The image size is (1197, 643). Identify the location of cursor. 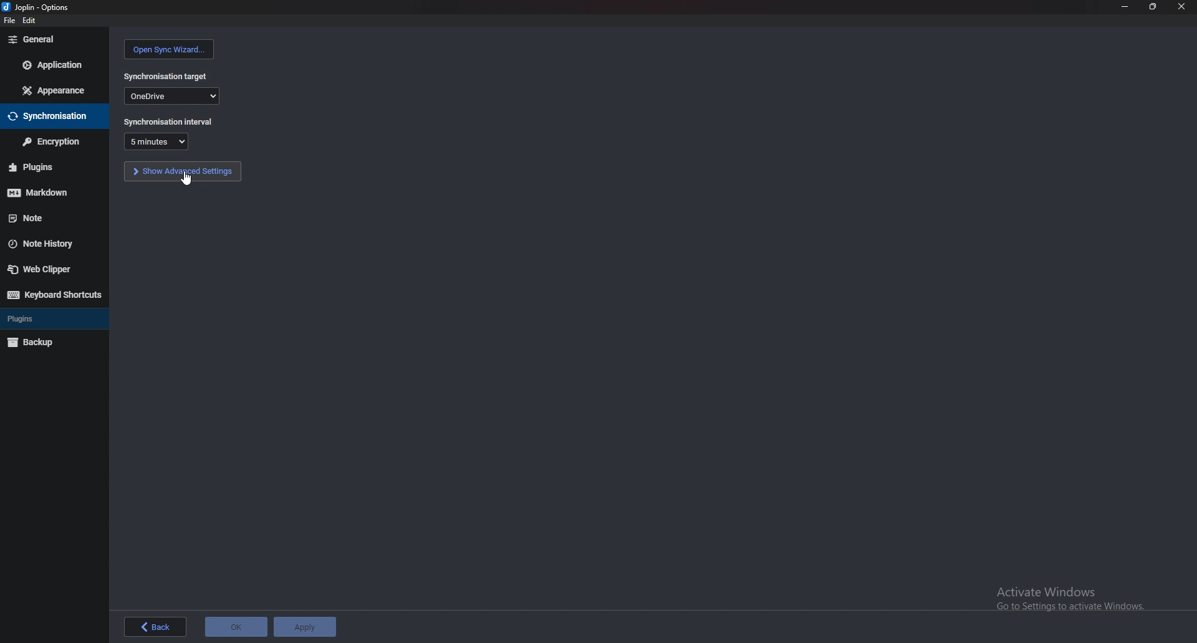
(186, 179).